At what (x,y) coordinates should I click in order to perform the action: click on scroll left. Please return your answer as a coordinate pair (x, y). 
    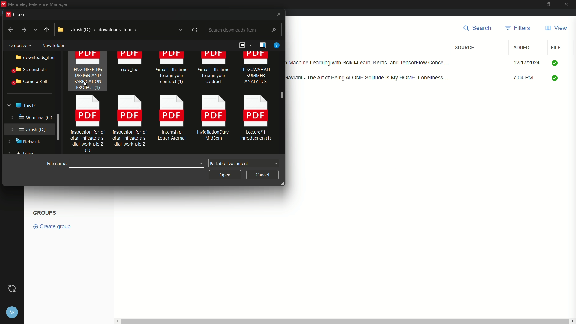
    Looking at the image, I should click on (116, 321).